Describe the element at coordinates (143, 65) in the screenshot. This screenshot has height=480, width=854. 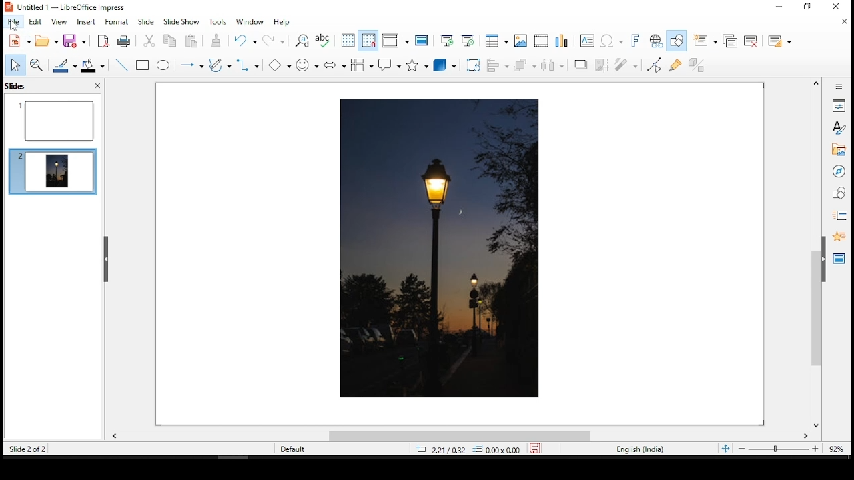
I see `rectangle` at that location.